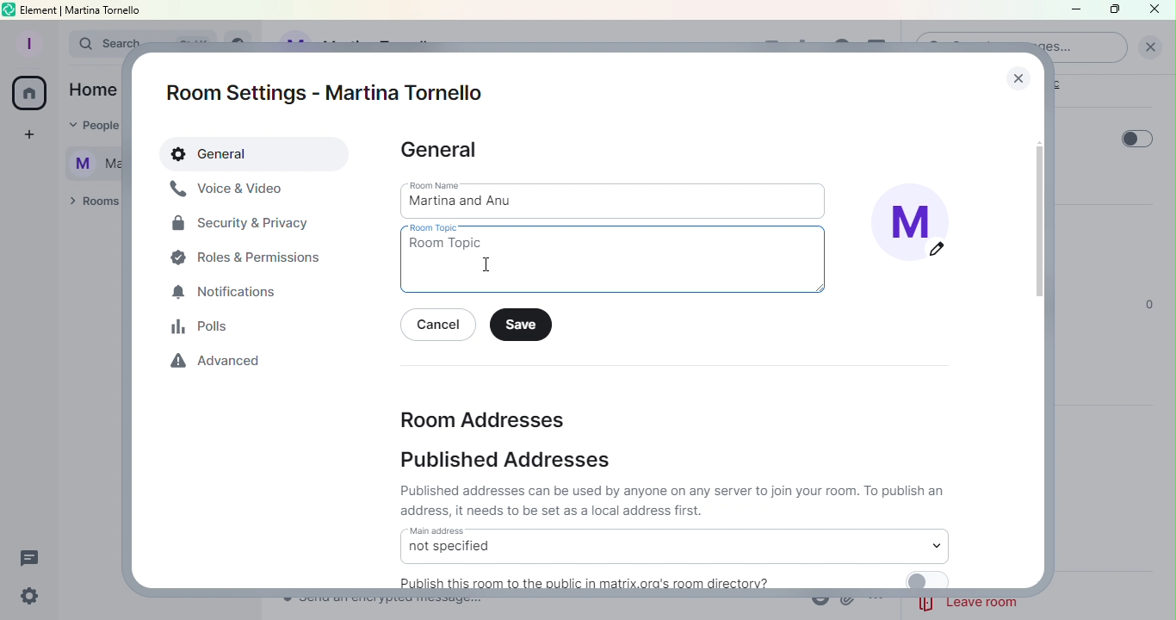  I want to click on Notification, so click(226, 294).